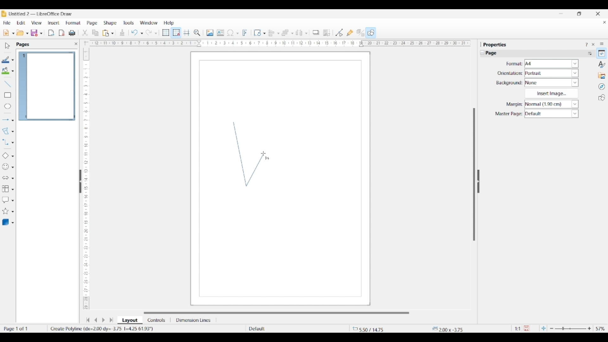  I want to click on Controls, so click(157, 320).